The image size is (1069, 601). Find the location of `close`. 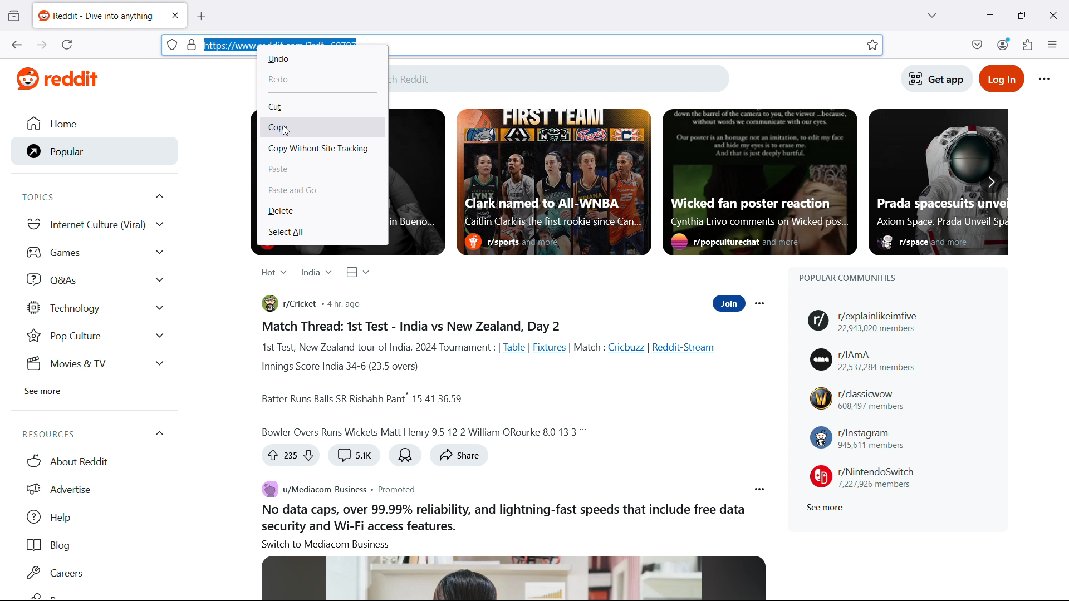

close is located at coordinates (1051, 14).